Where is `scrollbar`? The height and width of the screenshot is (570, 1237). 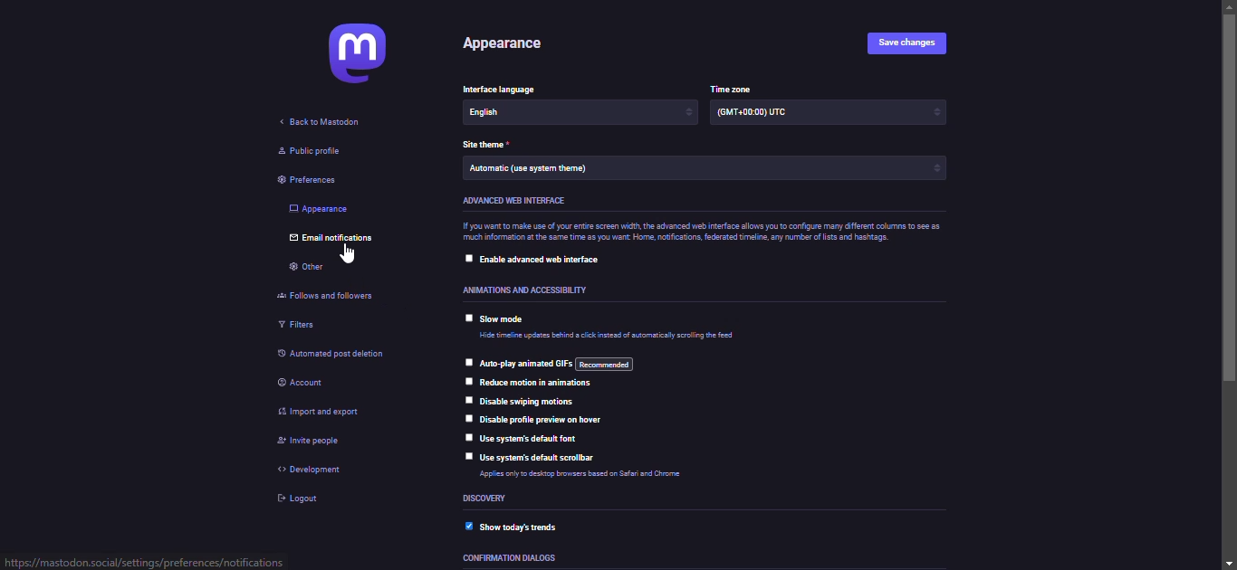
scrollbar is located at coordinates (1232, 283).